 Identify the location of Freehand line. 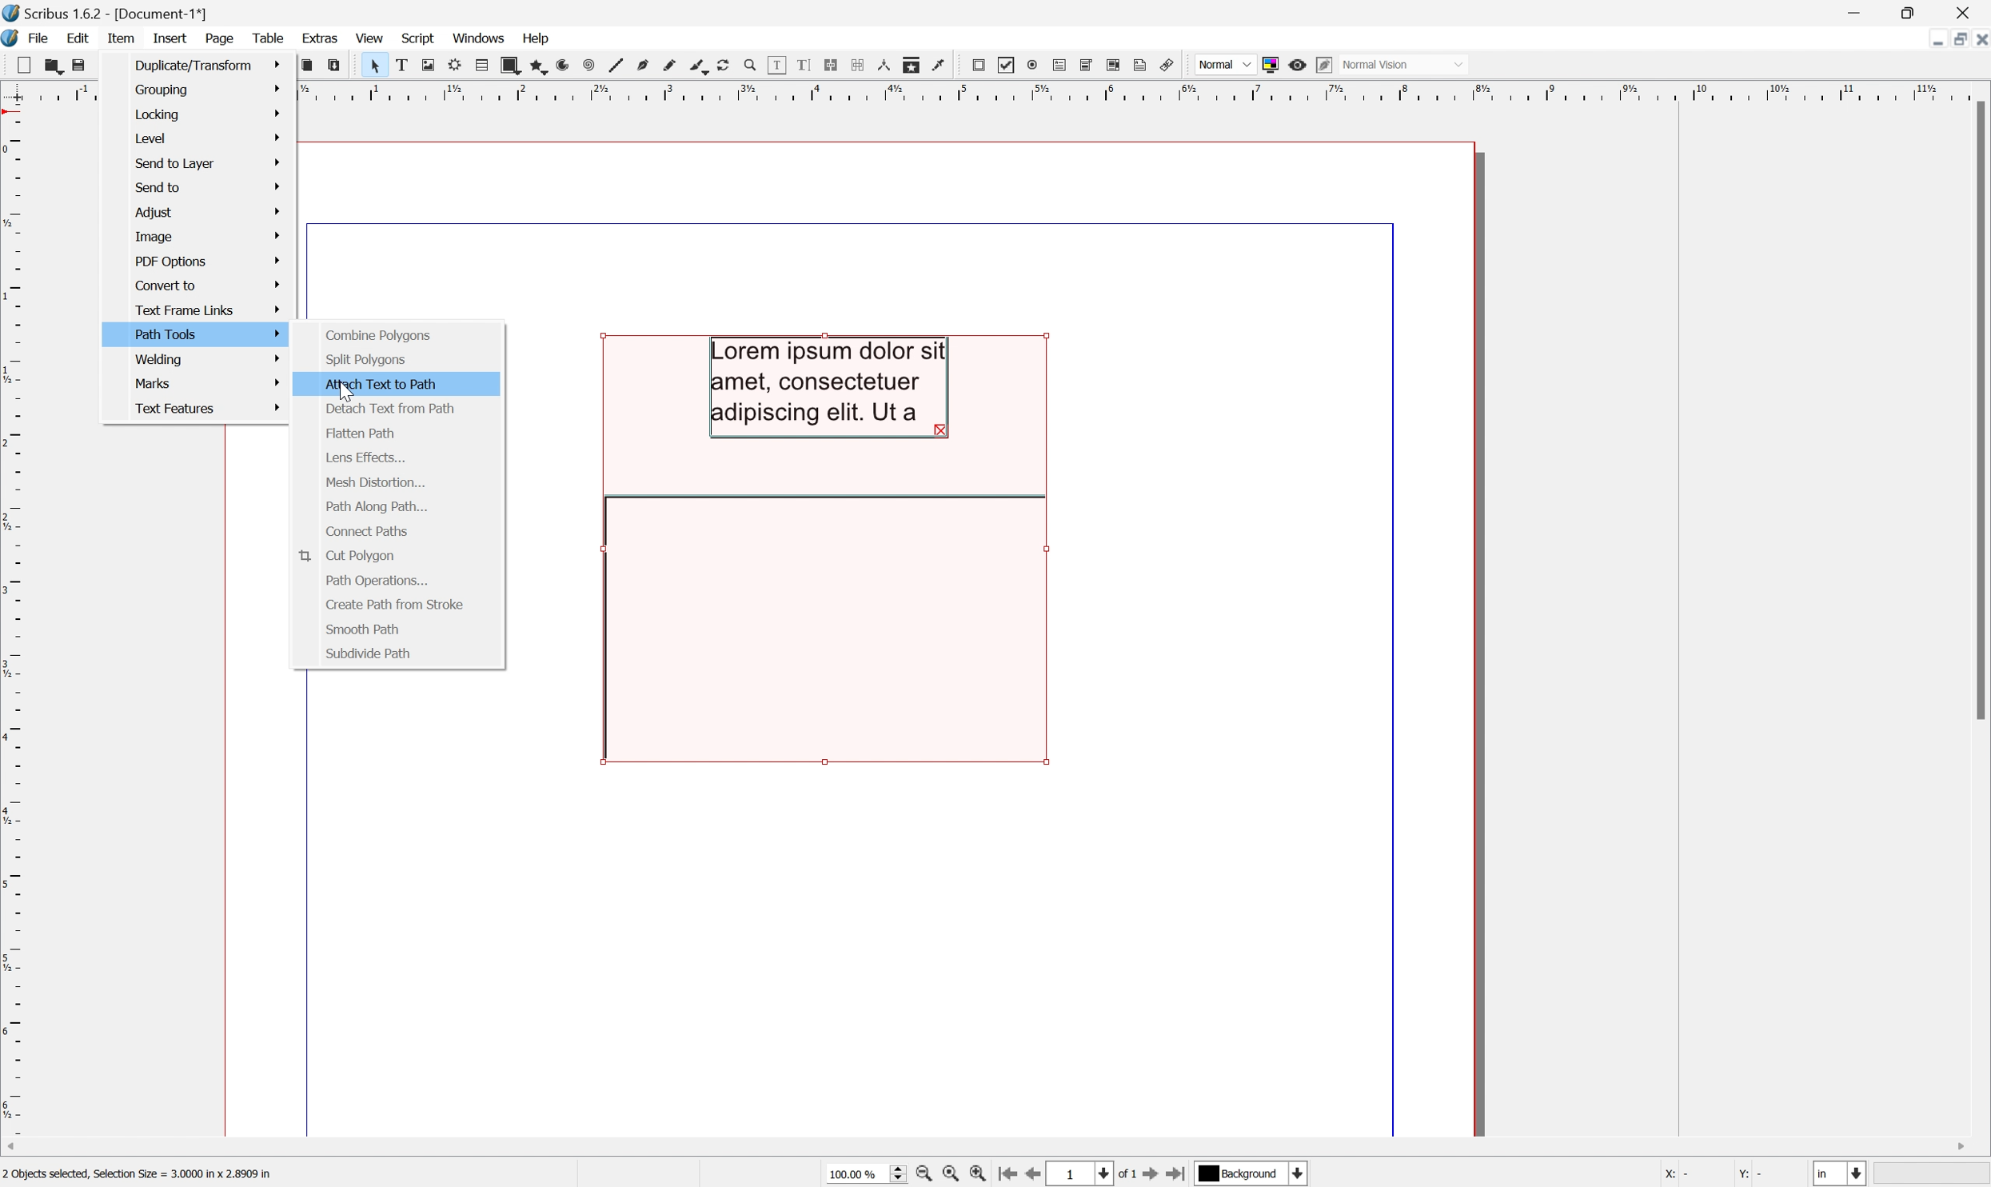
(668, 67).